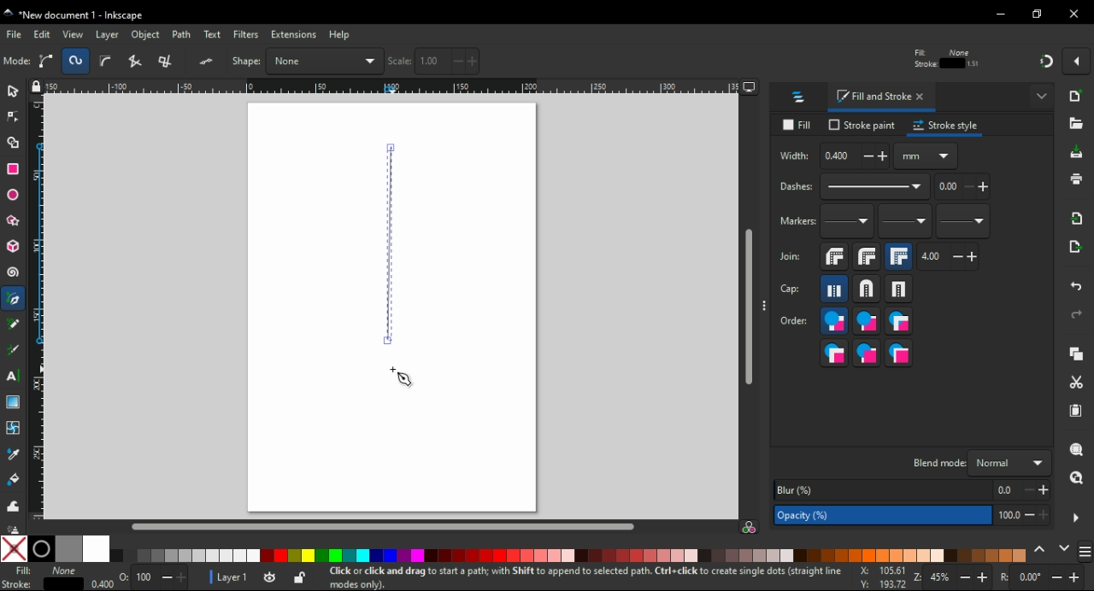 The width and height of the screenshot is (1094, 591). Describe the element at coordinates (1005, 60) in the screenshot. I see `move pattern along wit the objects` at that location.